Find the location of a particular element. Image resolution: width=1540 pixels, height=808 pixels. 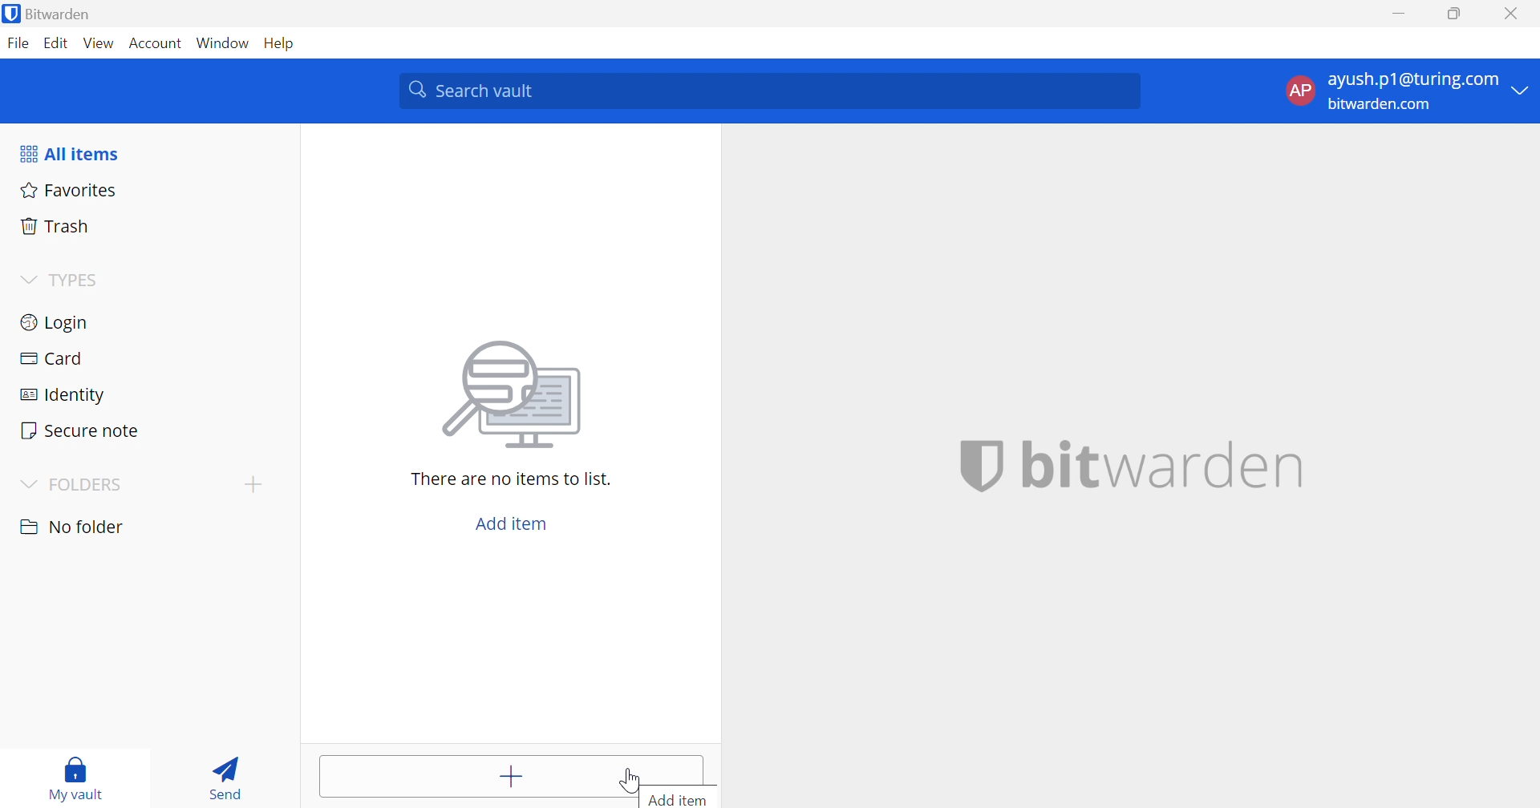

bitwarden is located at coordinates (1132, 466).